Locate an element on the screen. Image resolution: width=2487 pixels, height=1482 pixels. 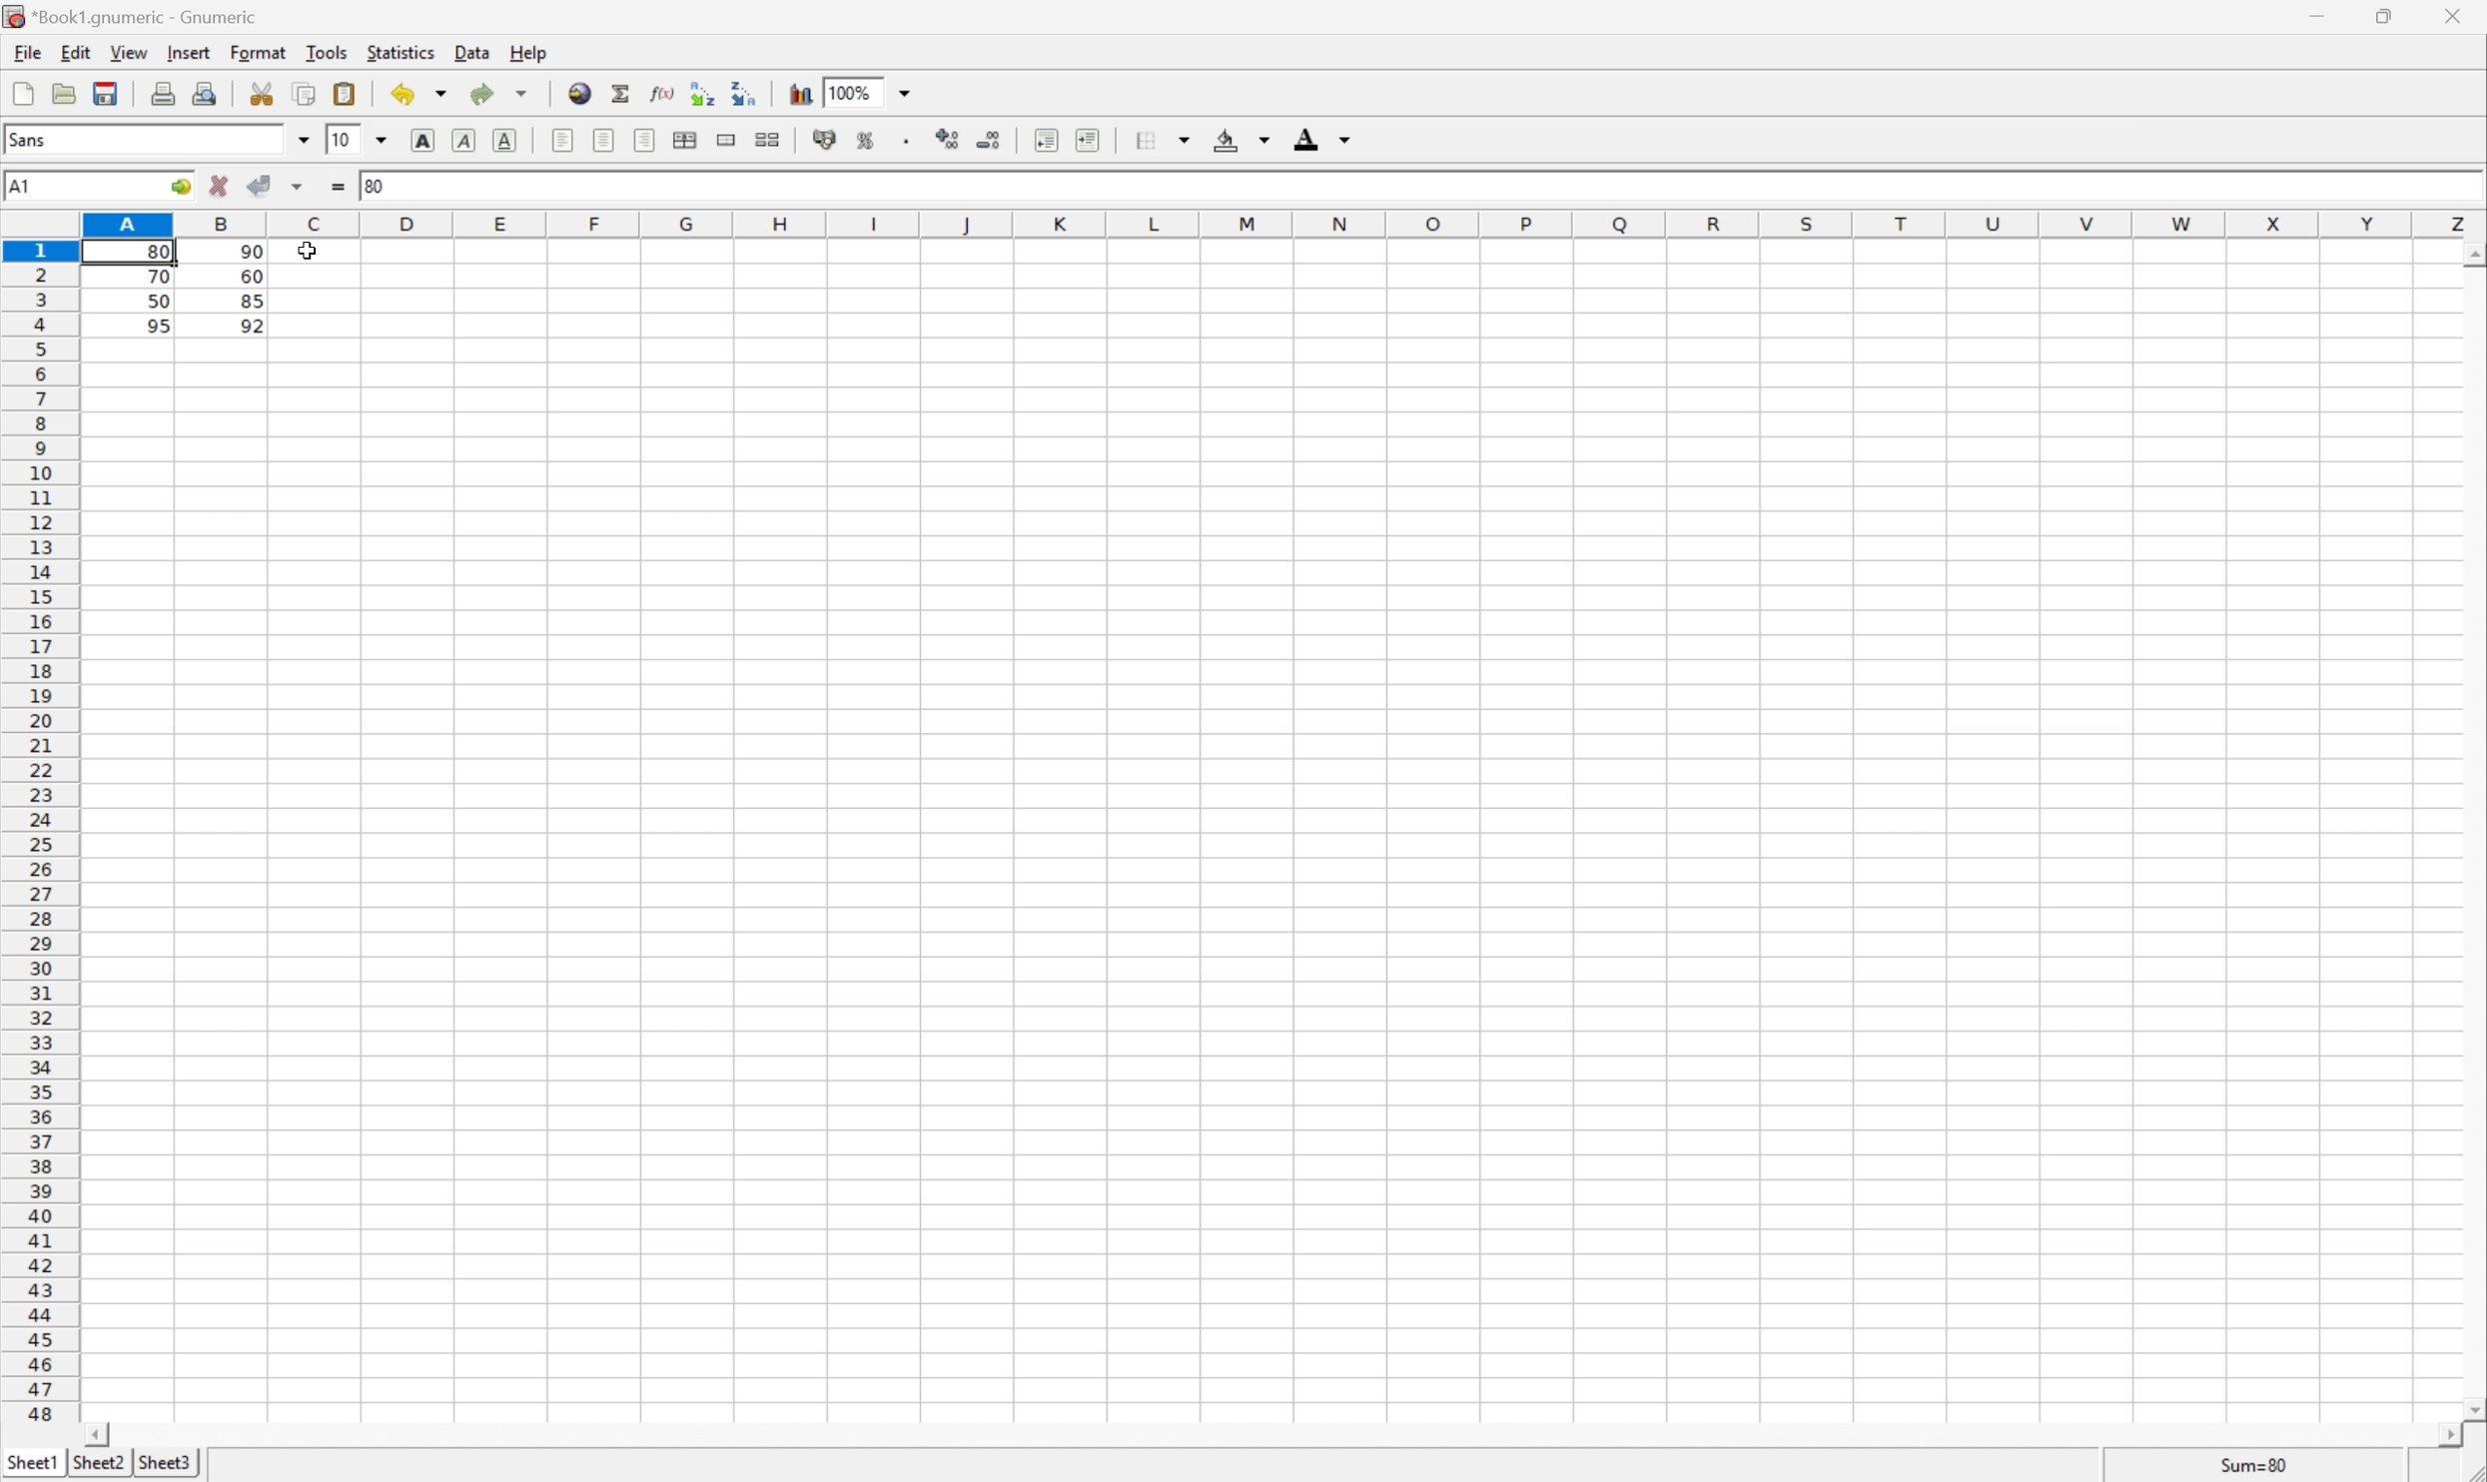
90 is located at coordinates (251, 252).